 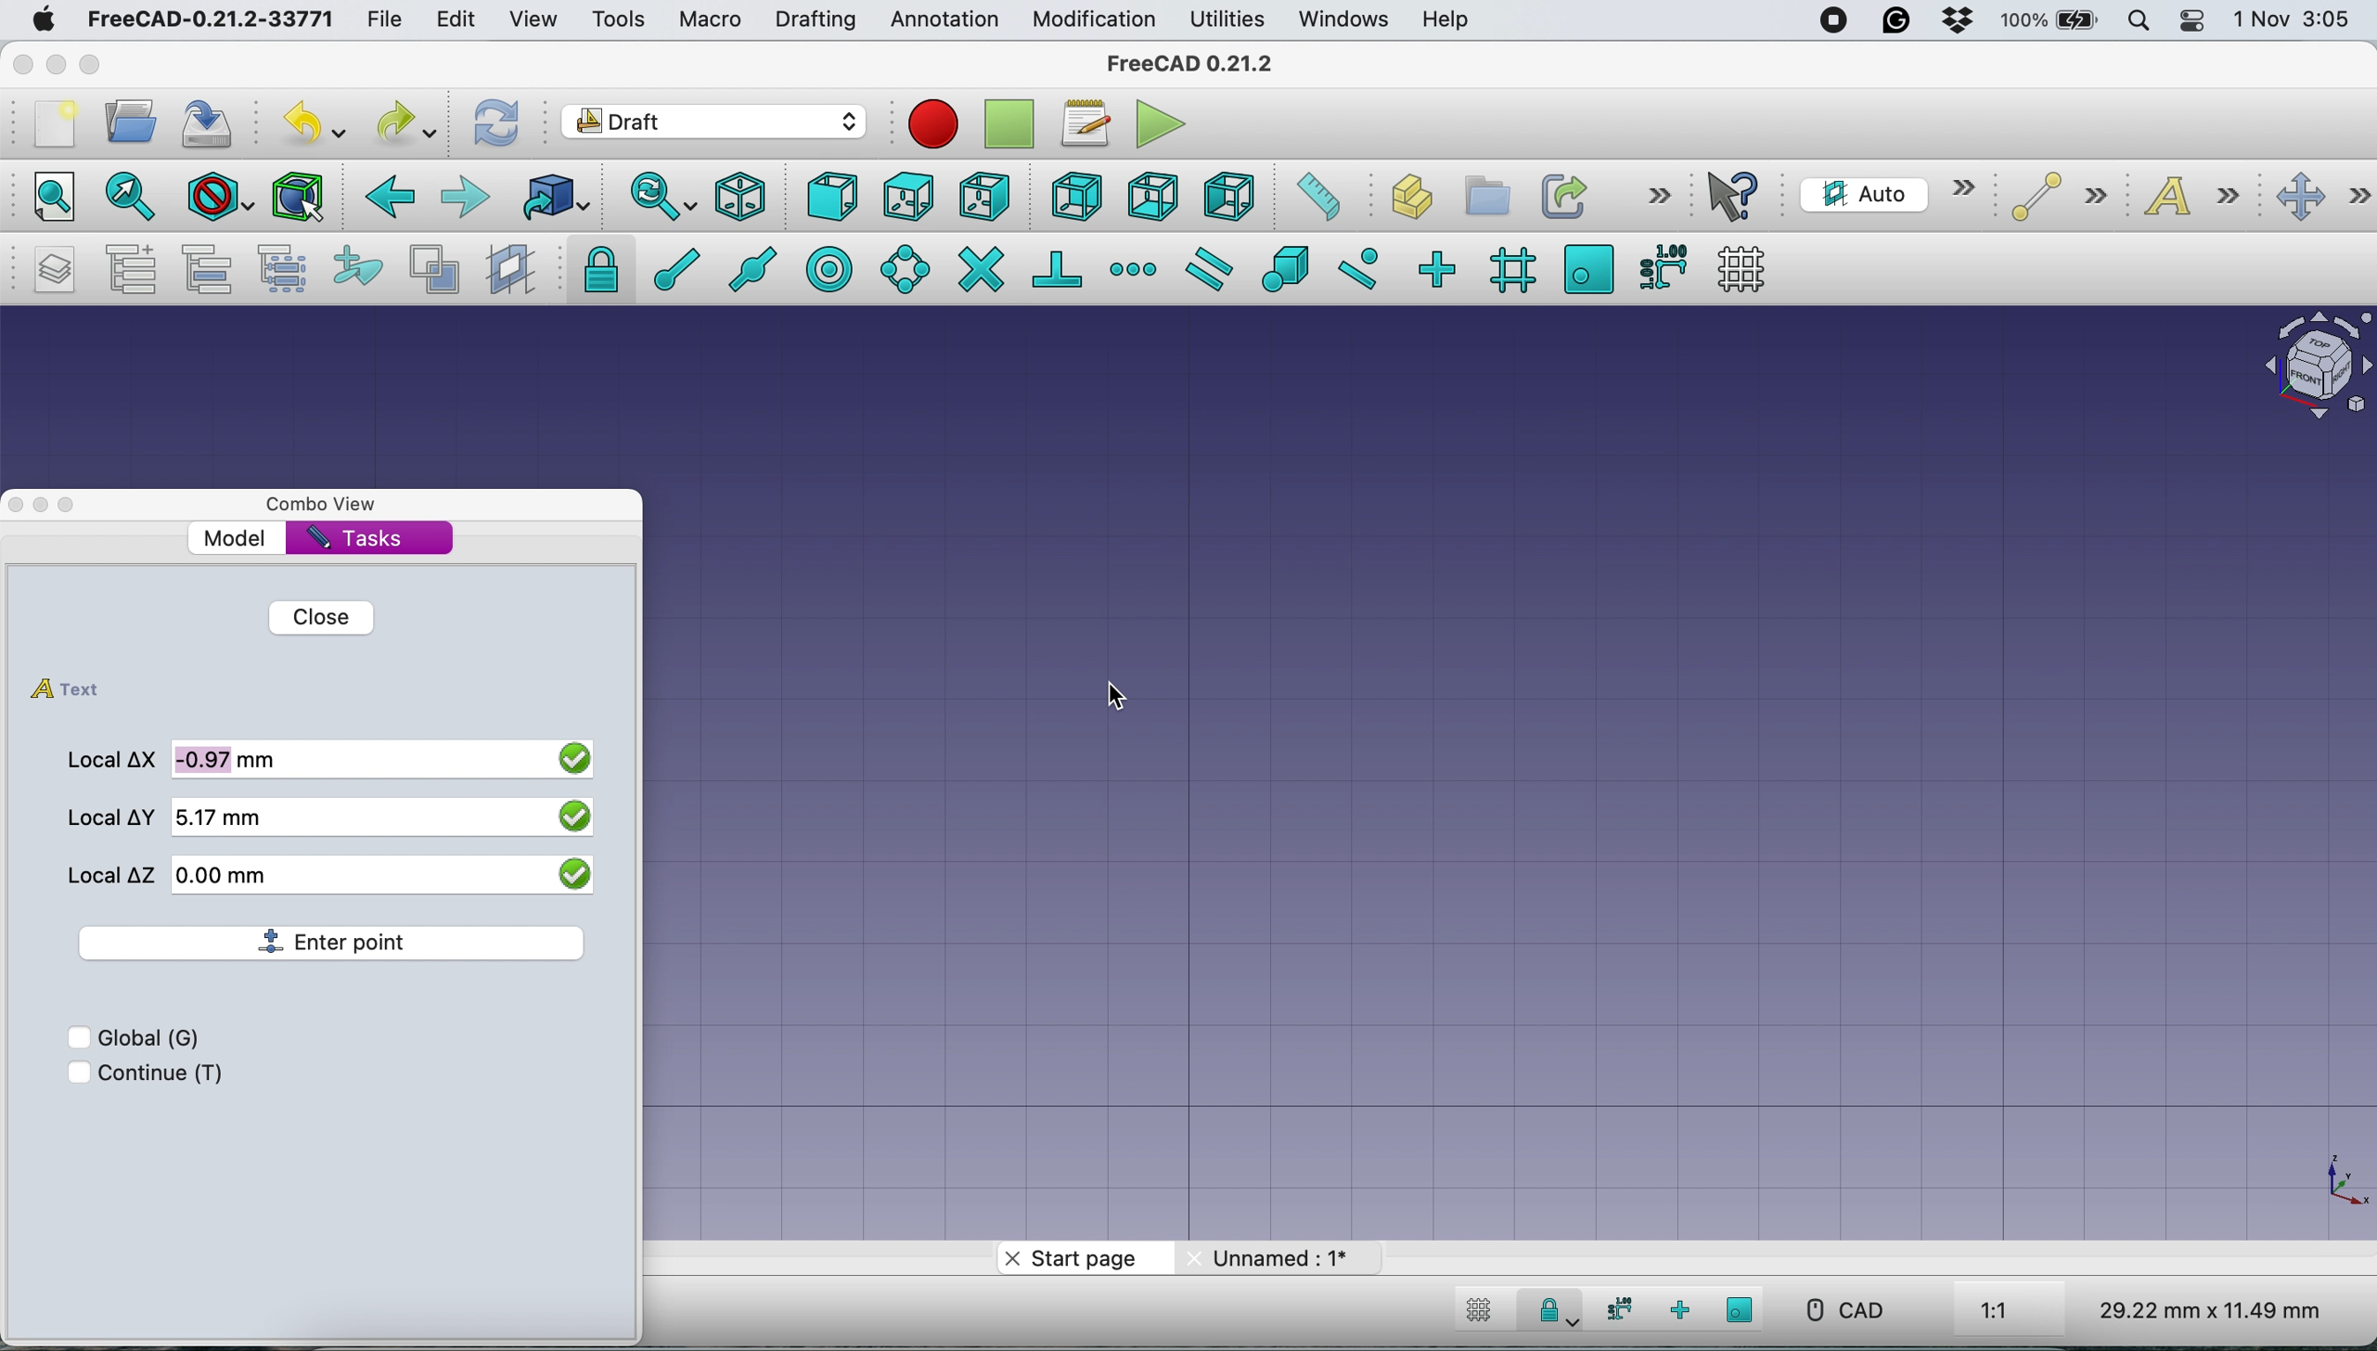 What do you see at coordinates (1073, 196) in the screenshot?
I see `rear` at bounding box center [1073, 196].